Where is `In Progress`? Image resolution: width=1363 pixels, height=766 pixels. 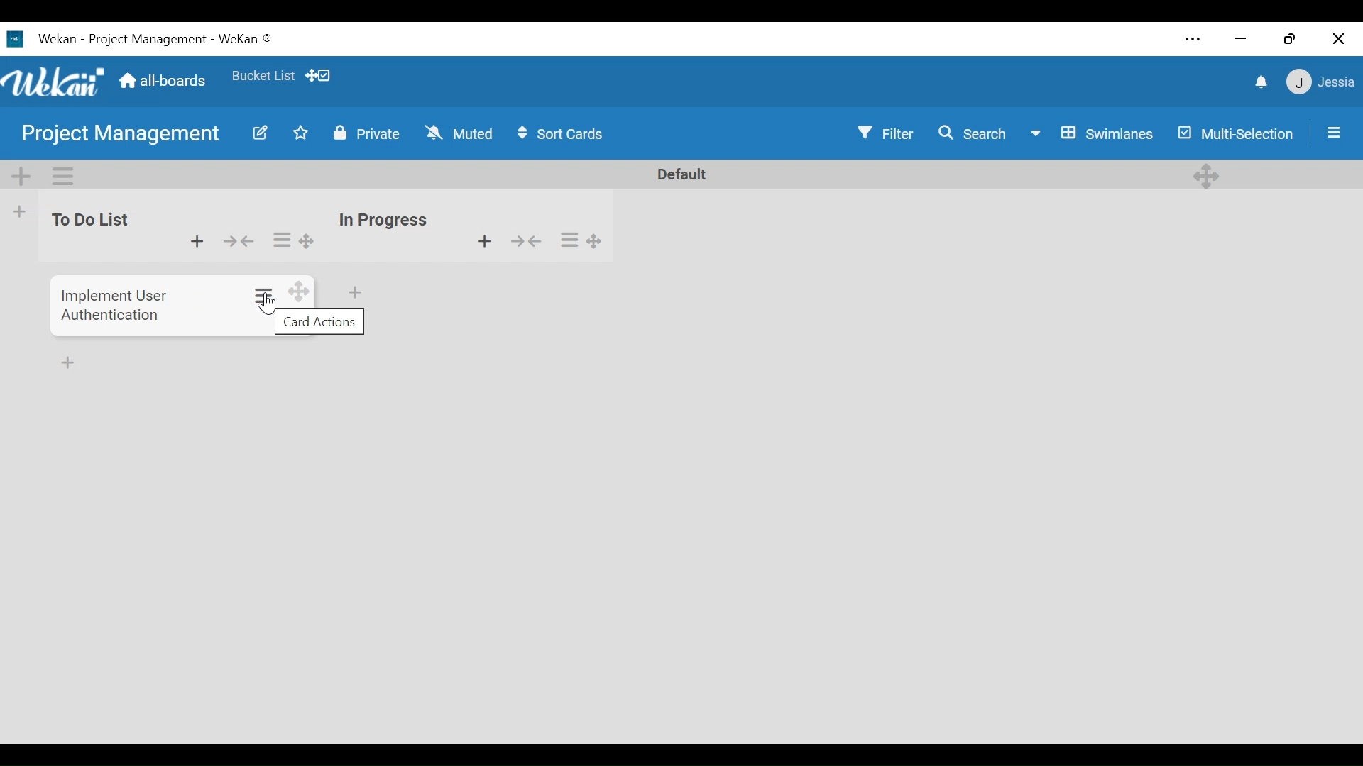 In Progress is located at coordinates (385, 221).